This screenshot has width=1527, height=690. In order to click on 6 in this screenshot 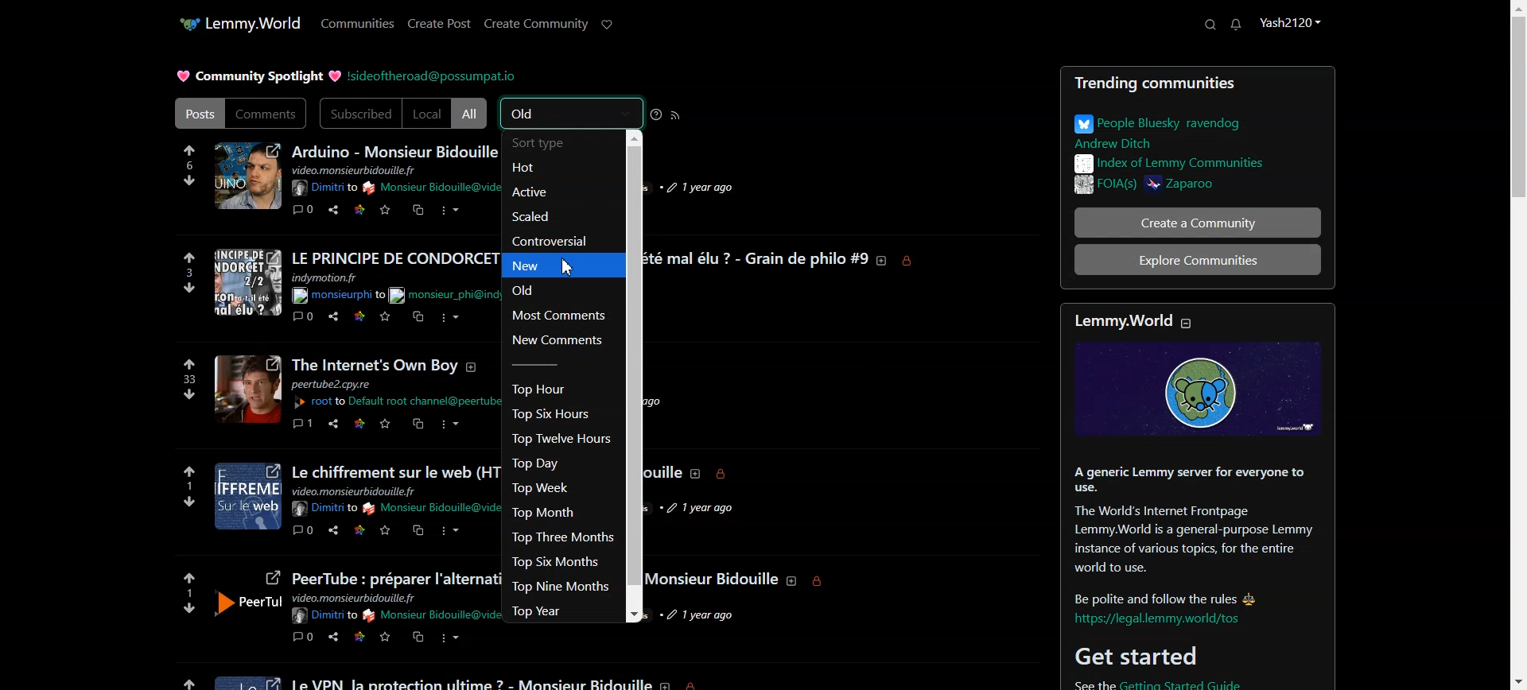, I will do `click(188, 165)`.